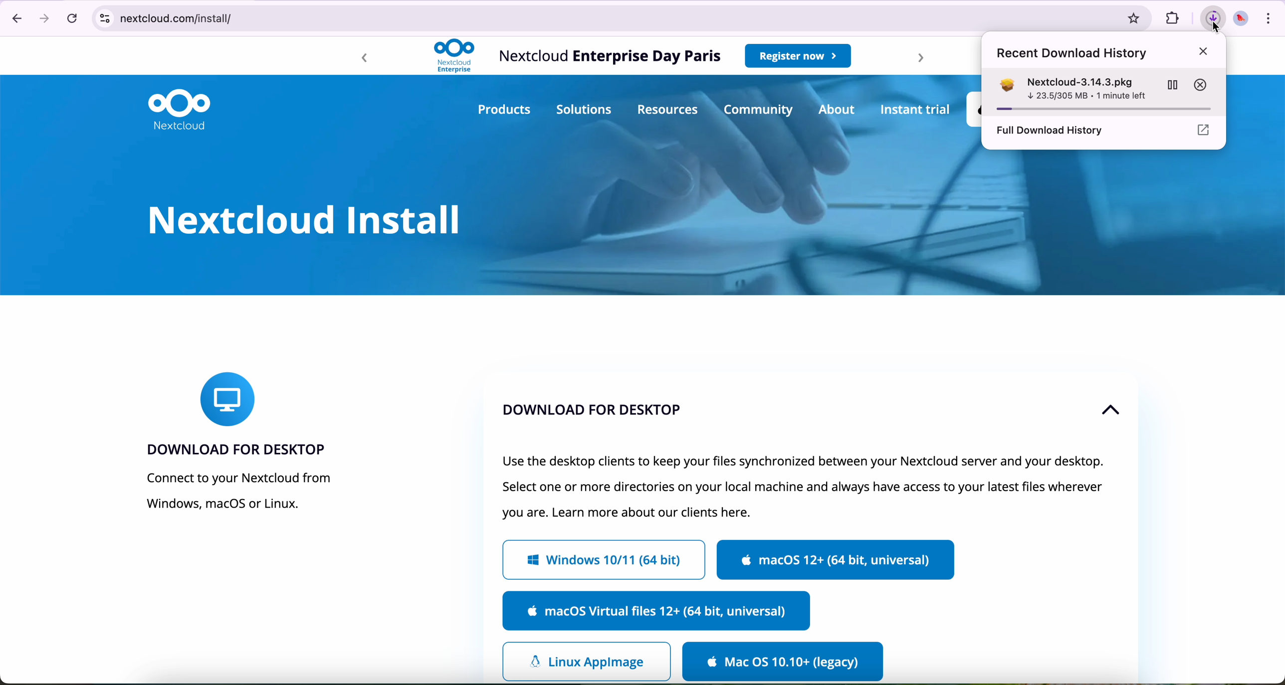 The width and height of the screenshot is (1285, 685). I want to click on Nextcloud Enterprise Day Paris, so click(608, 56).